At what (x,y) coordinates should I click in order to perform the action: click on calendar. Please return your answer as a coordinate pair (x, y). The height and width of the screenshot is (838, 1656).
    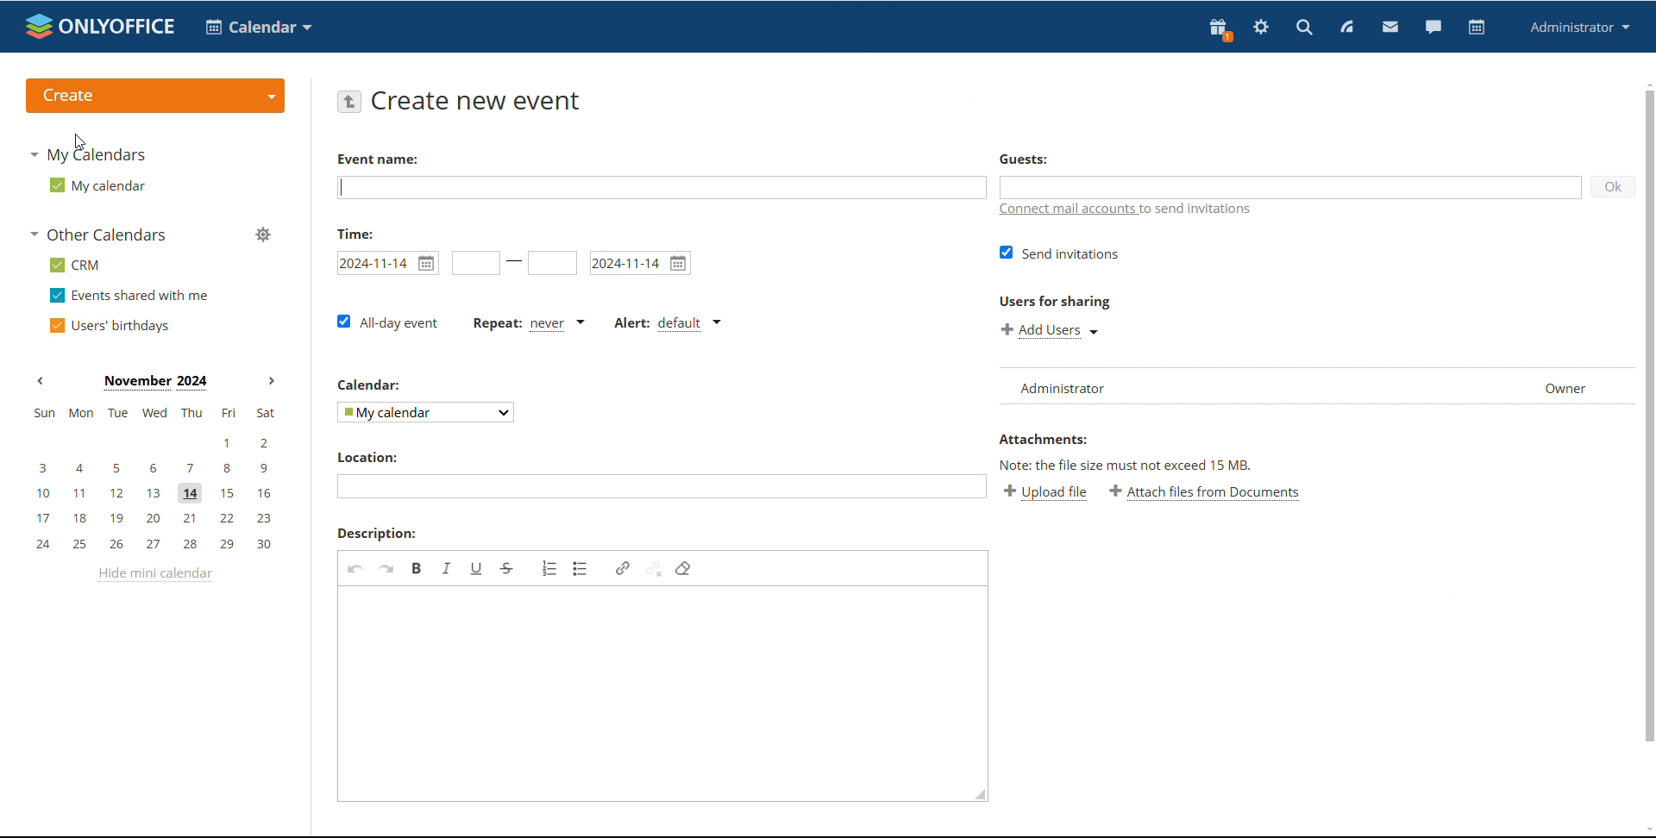
    Looking at the image, I should click on (371, 385).